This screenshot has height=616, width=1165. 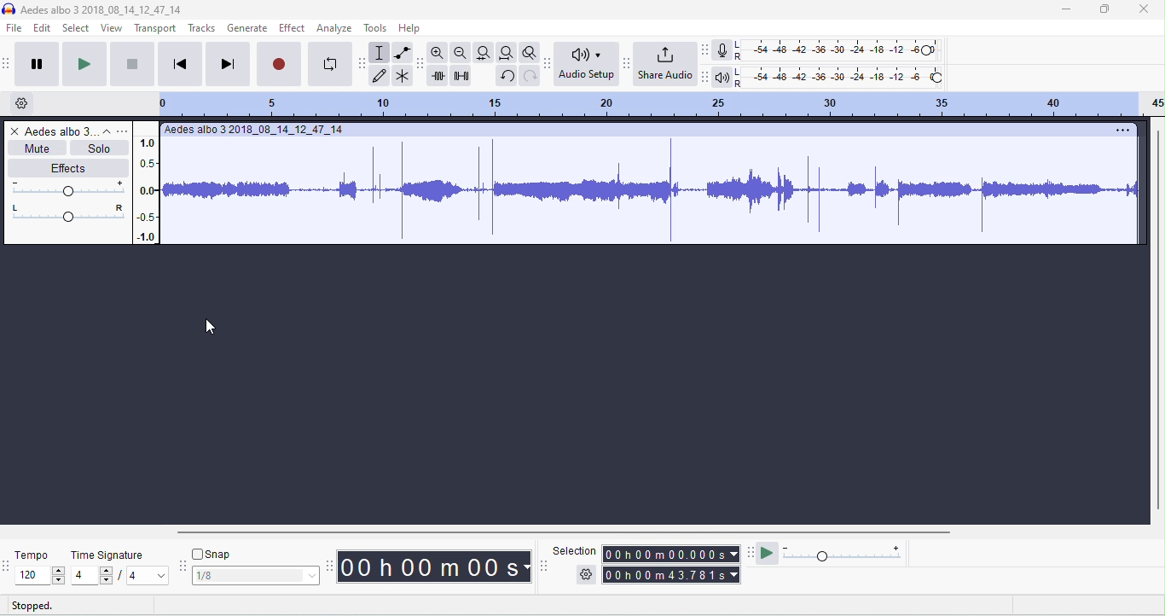 I want to click on toggle zoom, so click(x=530, y=53).